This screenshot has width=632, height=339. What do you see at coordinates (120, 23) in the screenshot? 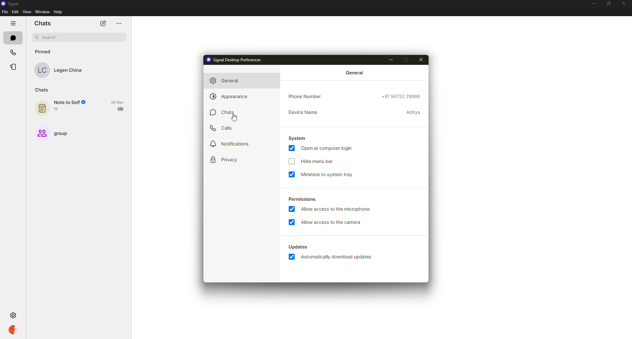
I see `more` at bounding box center [120, 23].